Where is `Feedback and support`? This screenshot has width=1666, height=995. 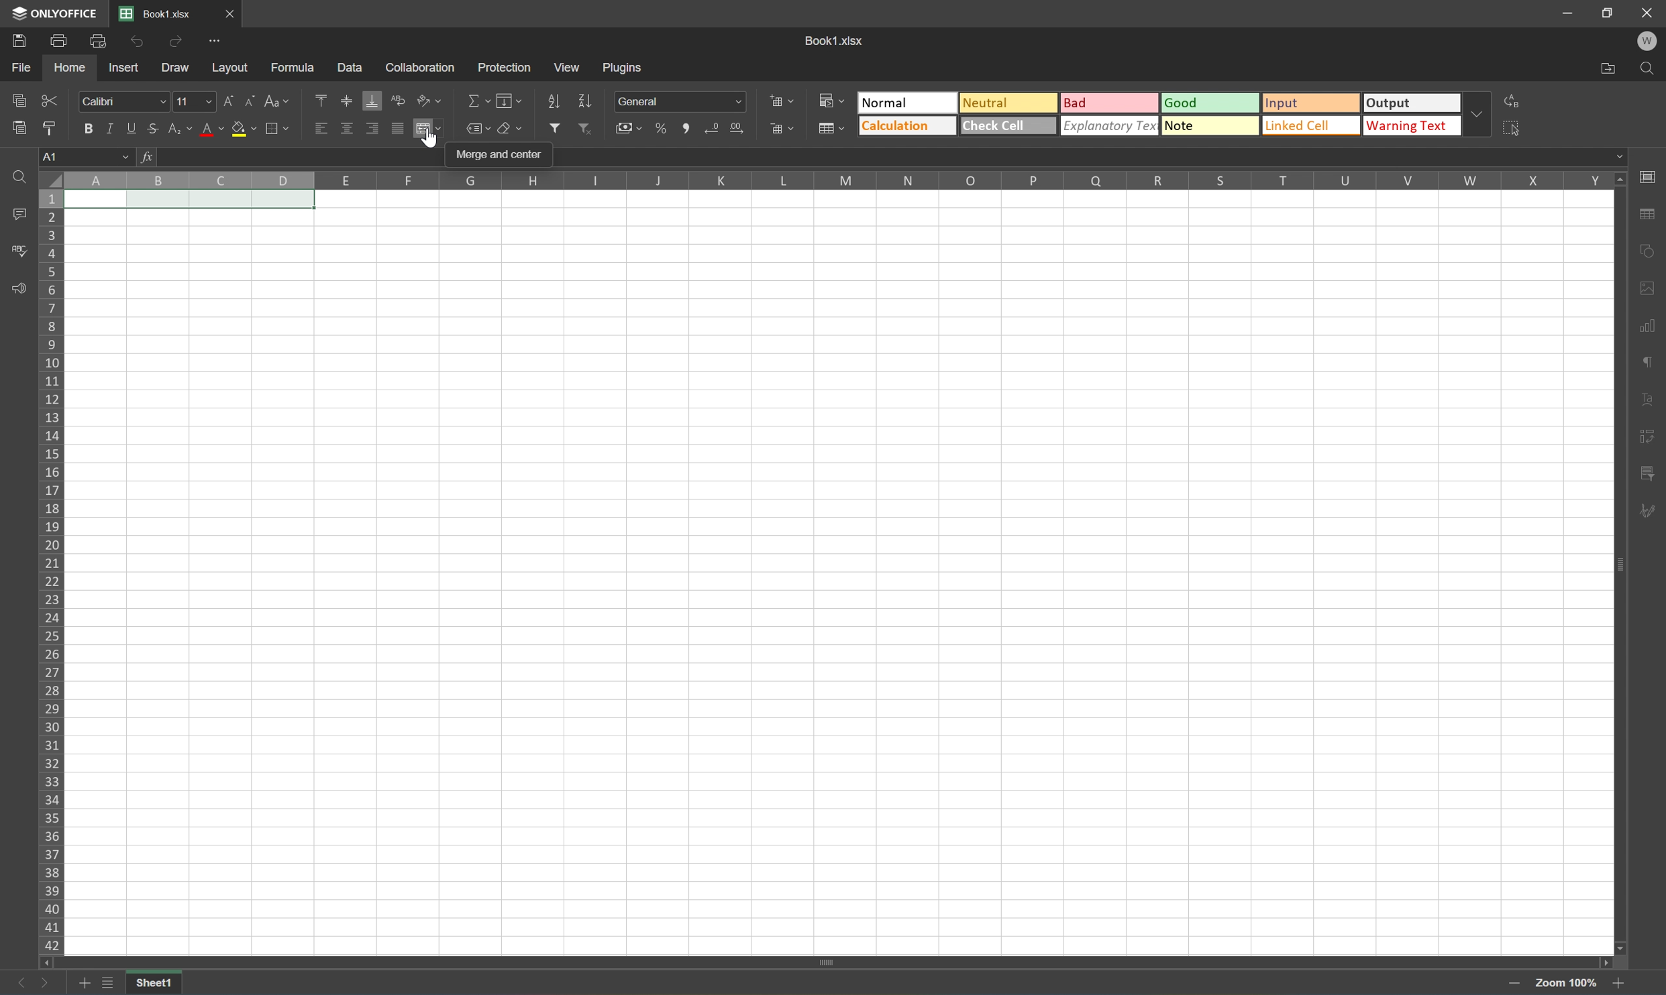
Feedback and support is located at coordinates (19, 288).